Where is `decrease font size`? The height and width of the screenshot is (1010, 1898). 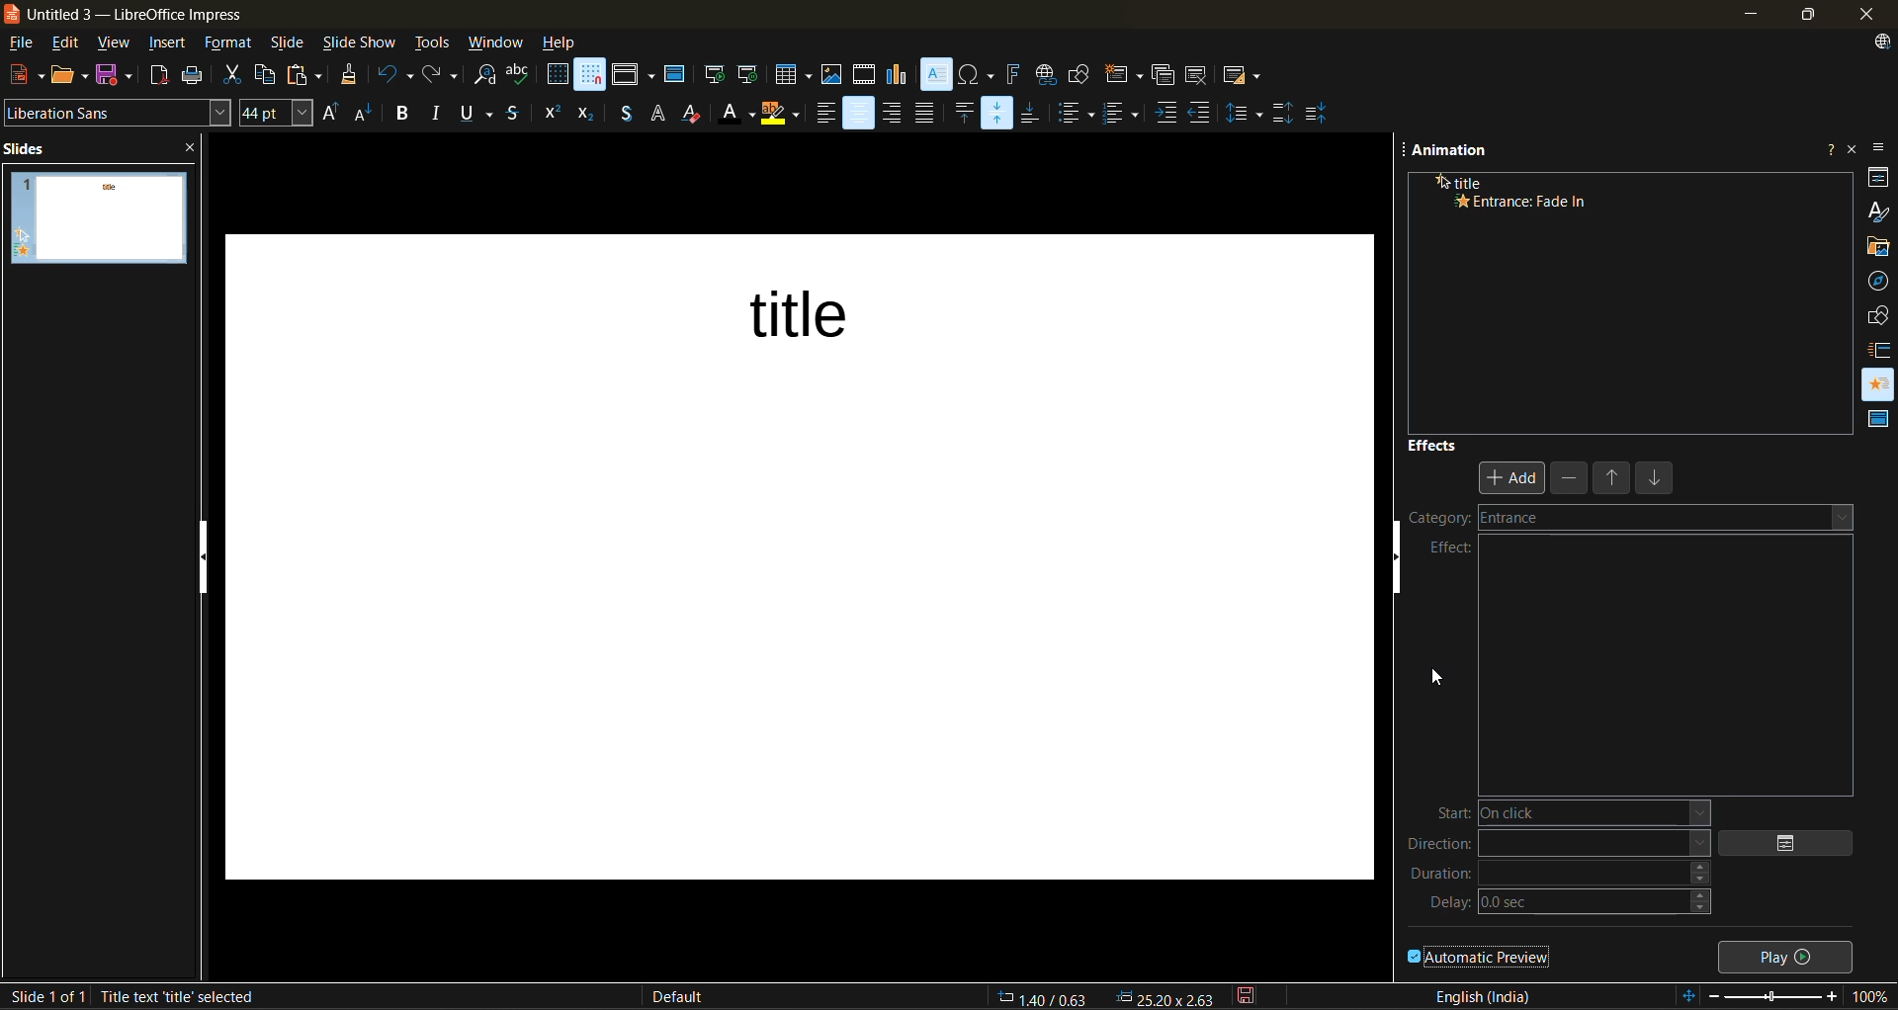
decrease font size is located at coordinates (366, 117).